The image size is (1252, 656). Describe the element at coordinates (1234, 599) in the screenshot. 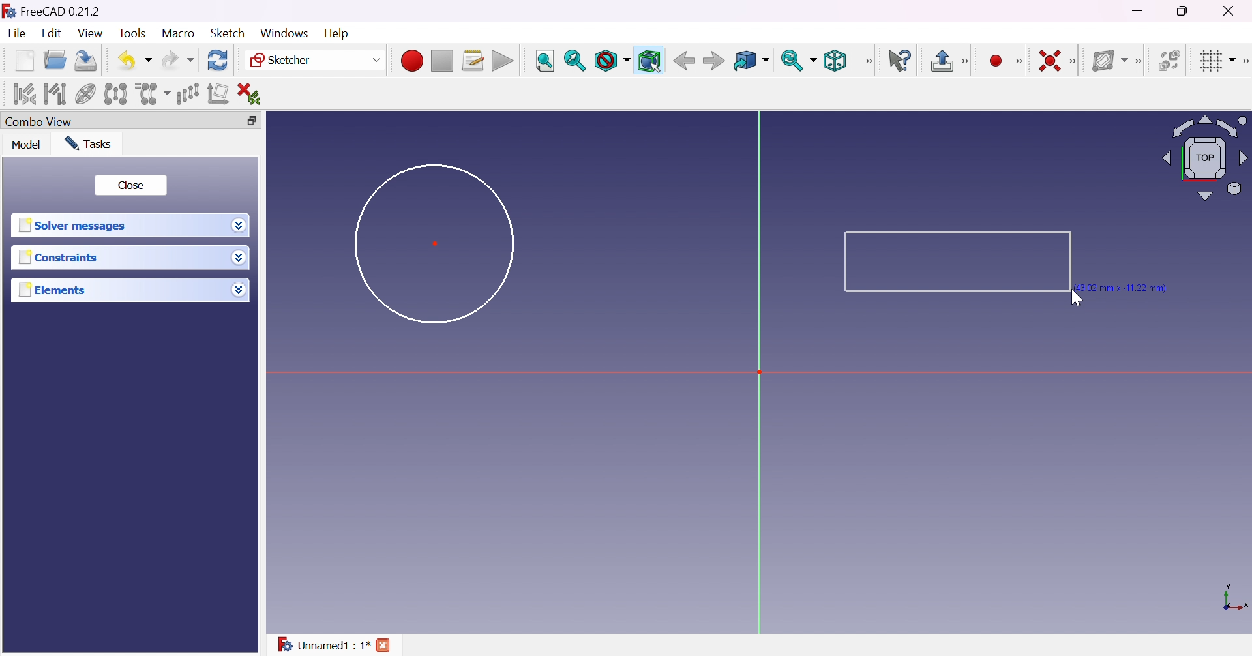

I see `x, y axis` at that location.